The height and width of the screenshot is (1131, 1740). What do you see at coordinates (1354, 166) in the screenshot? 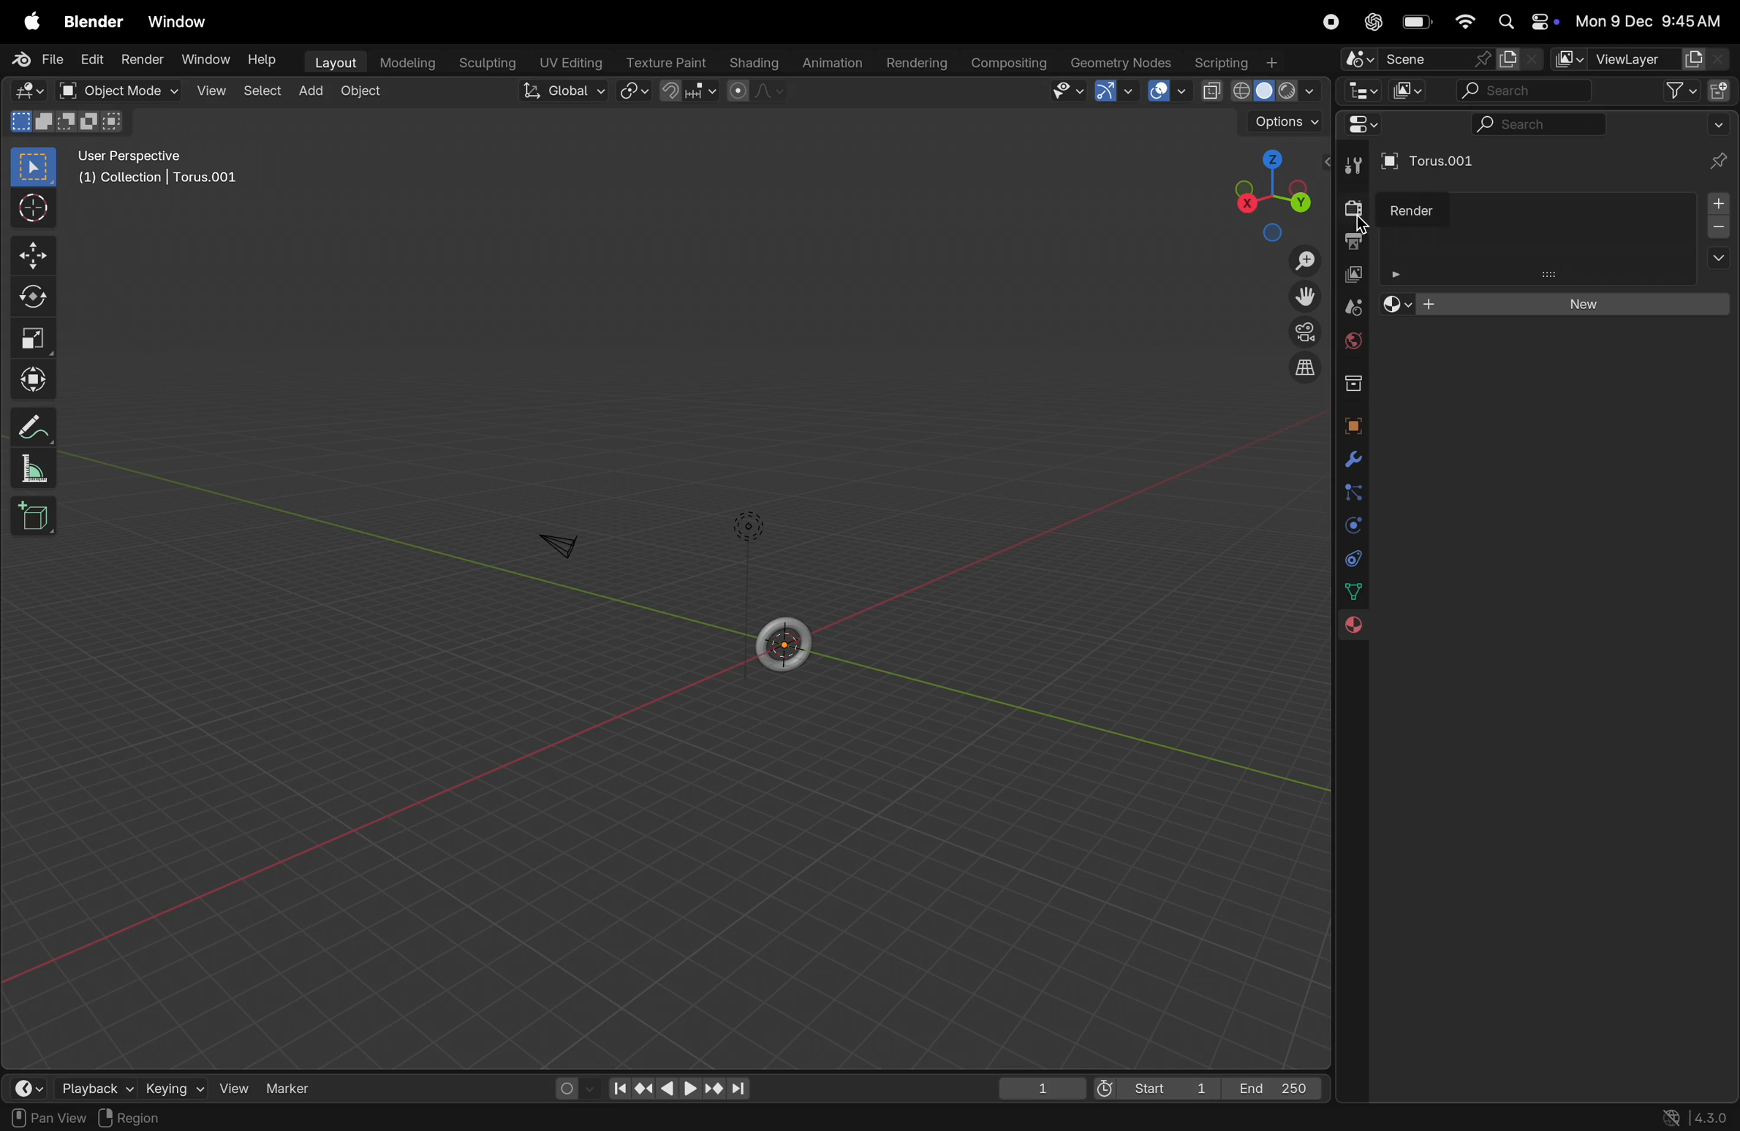
I see `tools` at bounding box center [1354, 166].